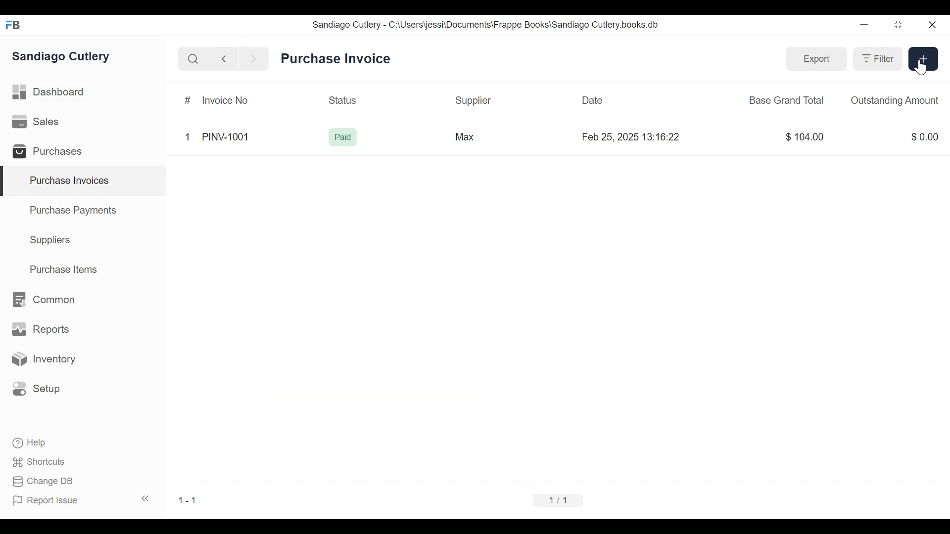 This screenshot has height=534, width=950. I want to click on Date, so click(593, 100).